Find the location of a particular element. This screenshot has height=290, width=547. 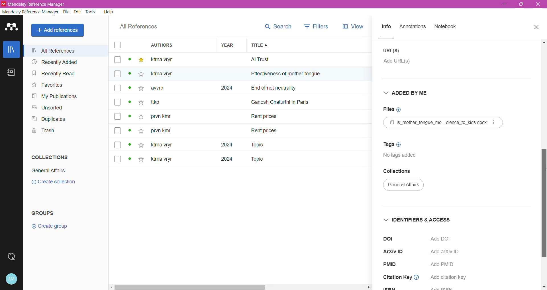

dot  is located at coordinates (128, 160).